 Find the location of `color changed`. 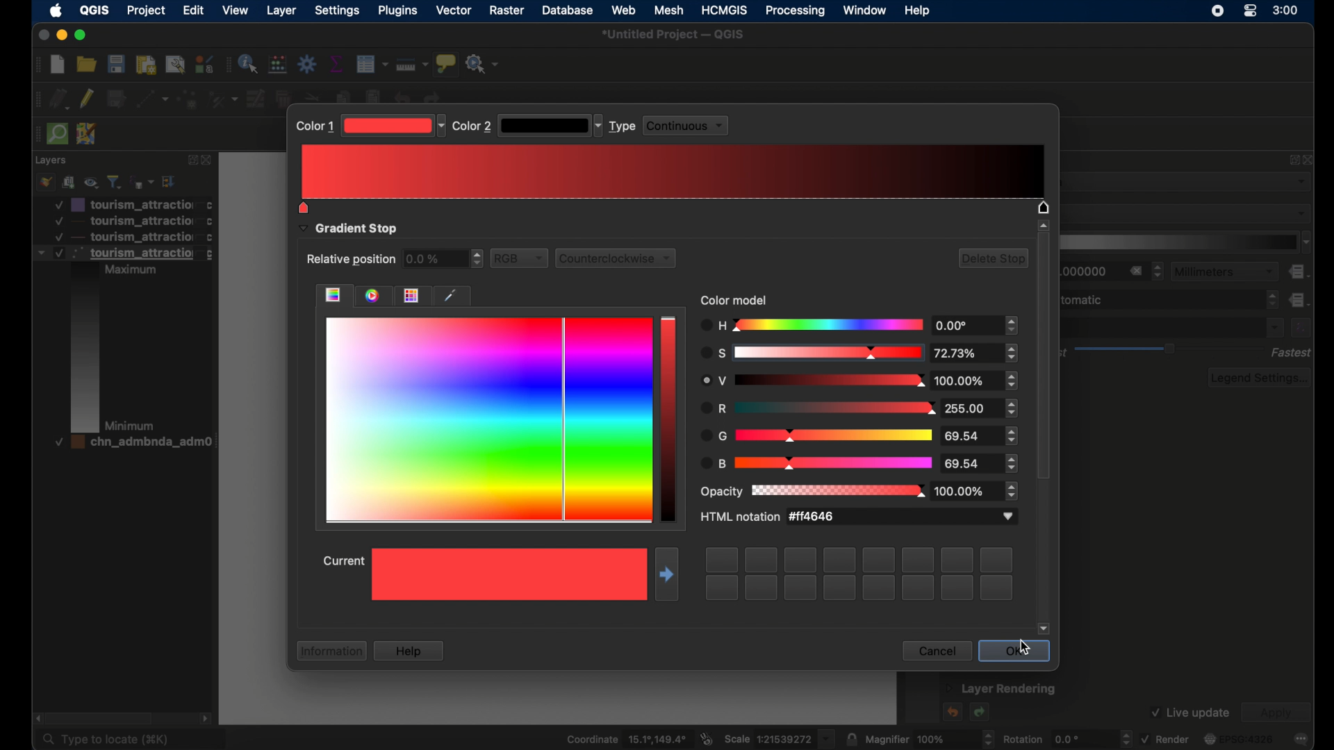

color changed is located at coordinates (832, 435).